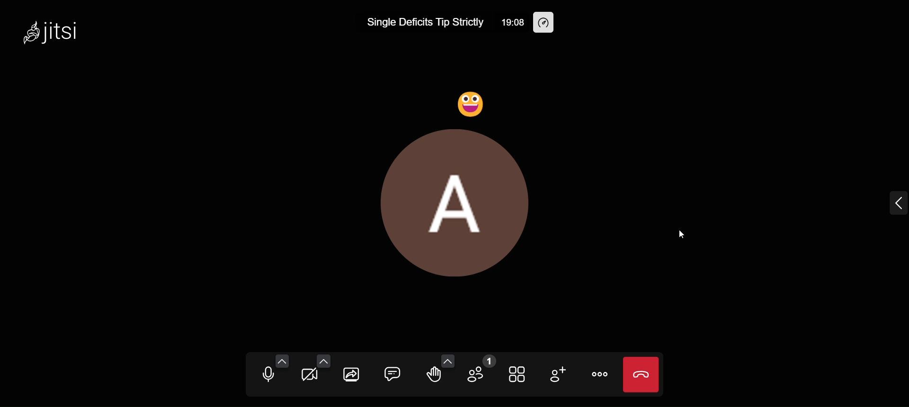 This screenshot has height=407, width=909. I want to click on more actions, so click(600, 374).